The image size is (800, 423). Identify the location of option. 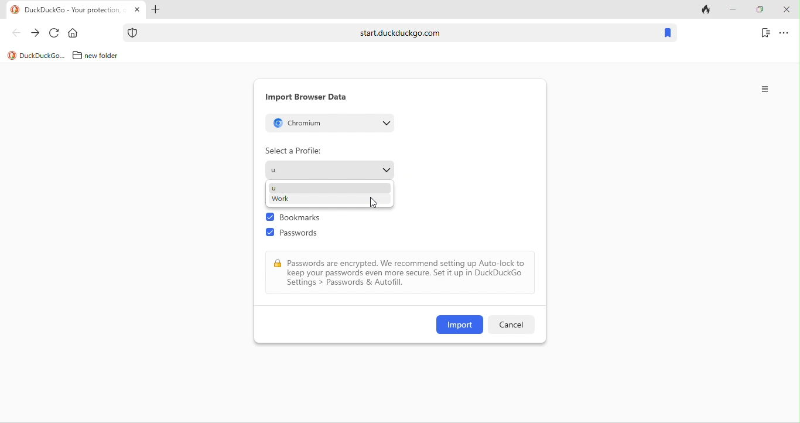
(766, 89).